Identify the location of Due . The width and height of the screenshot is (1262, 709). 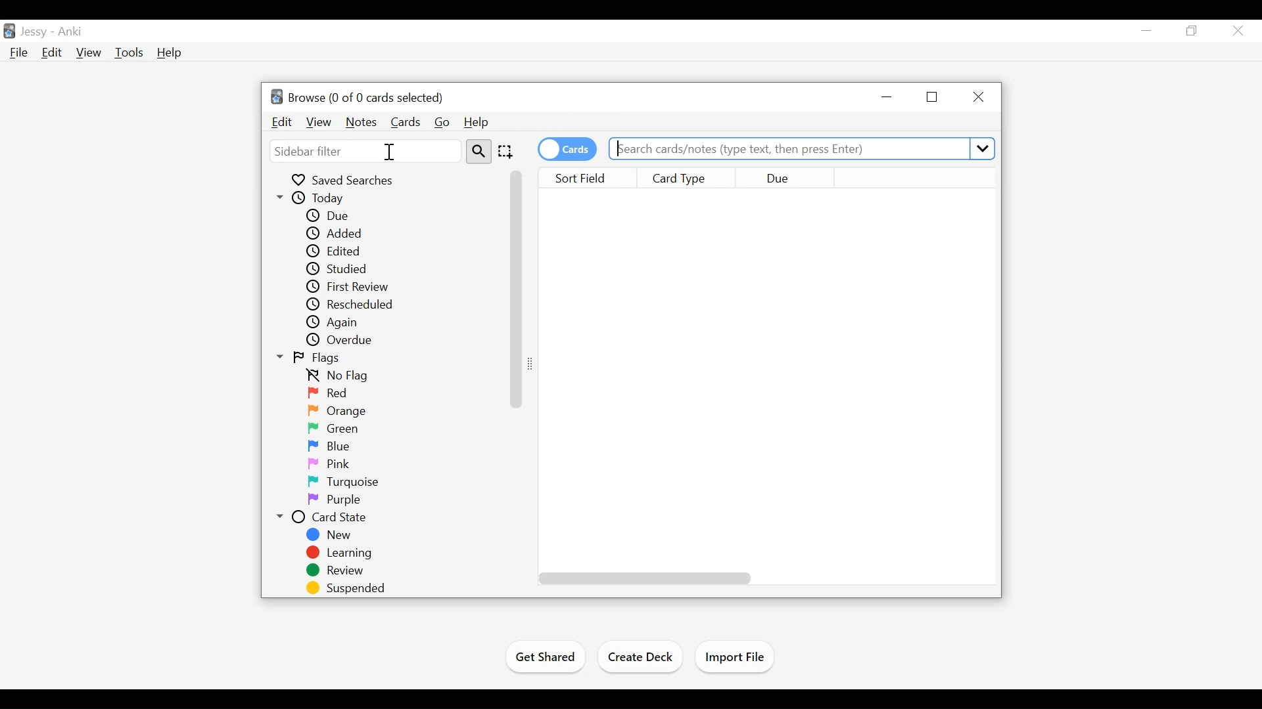
(783, 179).